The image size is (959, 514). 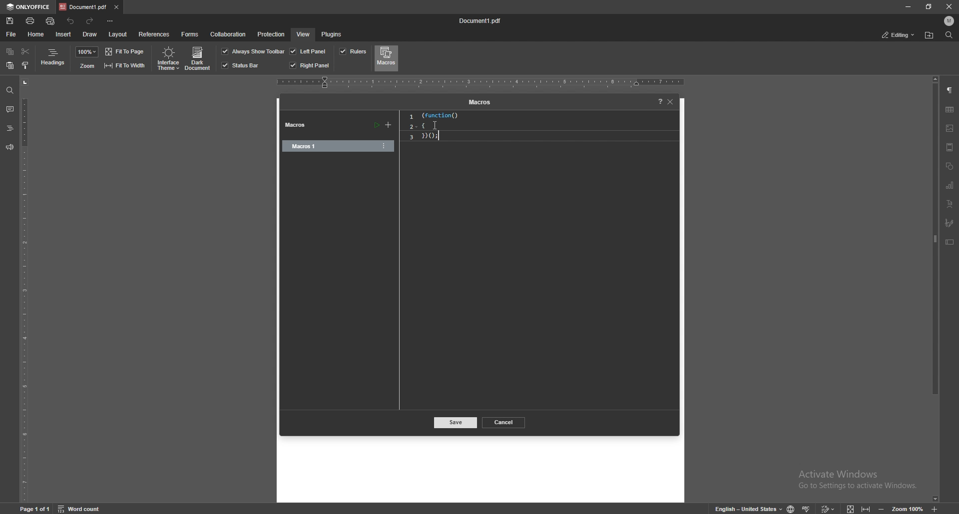 I want to click on fit to width, so click(x=866, y=508).